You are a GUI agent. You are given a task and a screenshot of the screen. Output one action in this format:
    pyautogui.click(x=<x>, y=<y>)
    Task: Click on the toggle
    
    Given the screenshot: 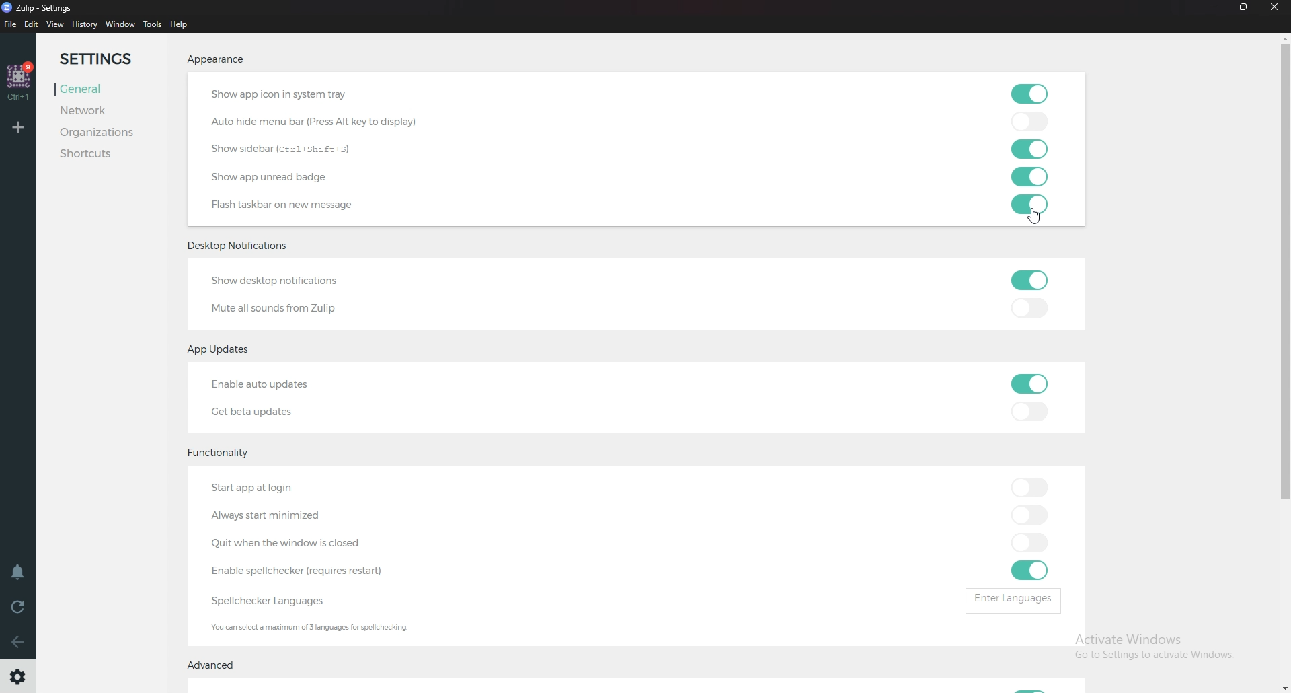 What is the action you would take?
    pyautogui.click(x=1027, y=311)
    